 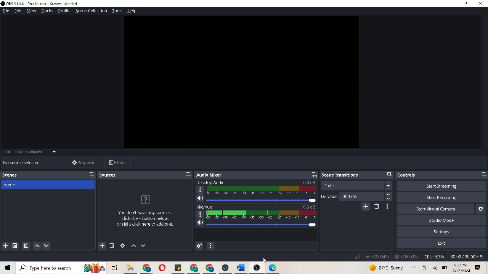 What do you see at coordinates (273, 267) in the screenshot?
I see `icon` at bounding box center [273, 267].